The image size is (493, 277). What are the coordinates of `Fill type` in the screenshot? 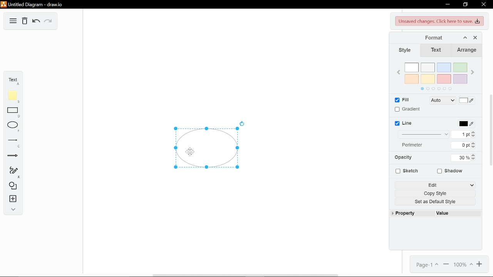 It's located at (443, 100).